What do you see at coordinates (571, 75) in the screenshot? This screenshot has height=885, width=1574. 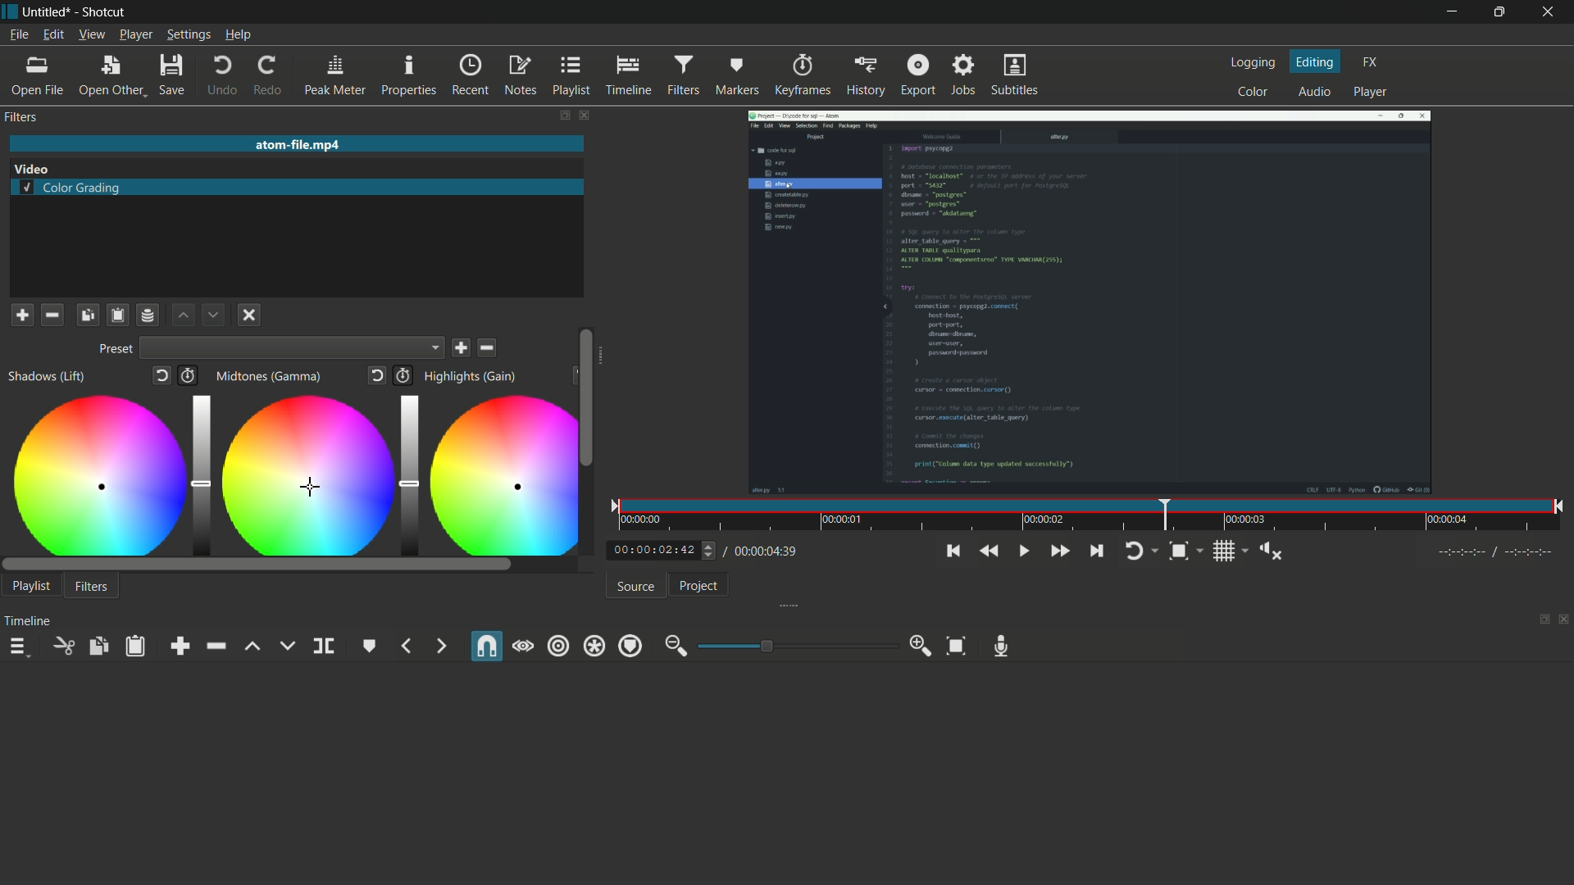 I see `playlist` at bounding box center [571, 75].